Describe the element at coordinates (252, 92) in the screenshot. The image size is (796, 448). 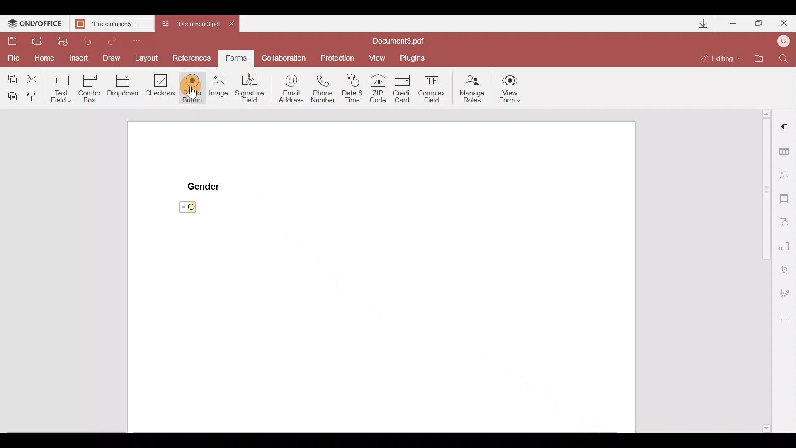
I see `Signature field` at that location.